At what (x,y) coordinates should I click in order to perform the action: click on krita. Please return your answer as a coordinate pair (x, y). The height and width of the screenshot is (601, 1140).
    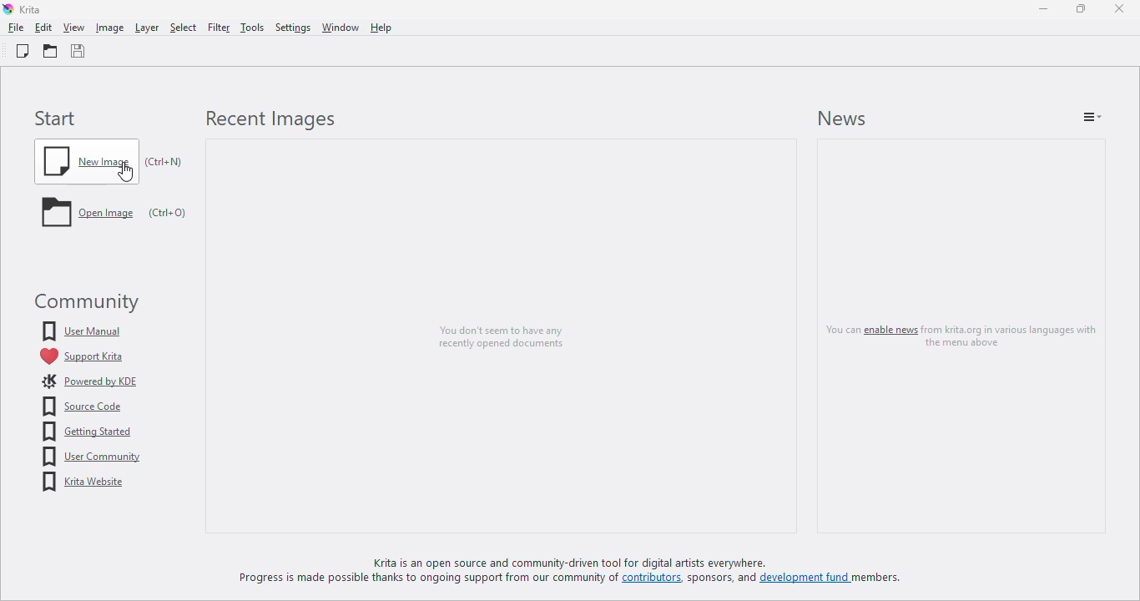
    Looking at the image, I should click on (32, 9).